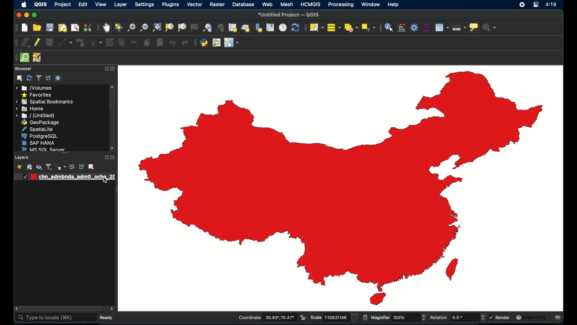 The image size is (577, 325). Describe the element at coordinates (39, 78) in the screenshot. I see `filter browser` at that location.